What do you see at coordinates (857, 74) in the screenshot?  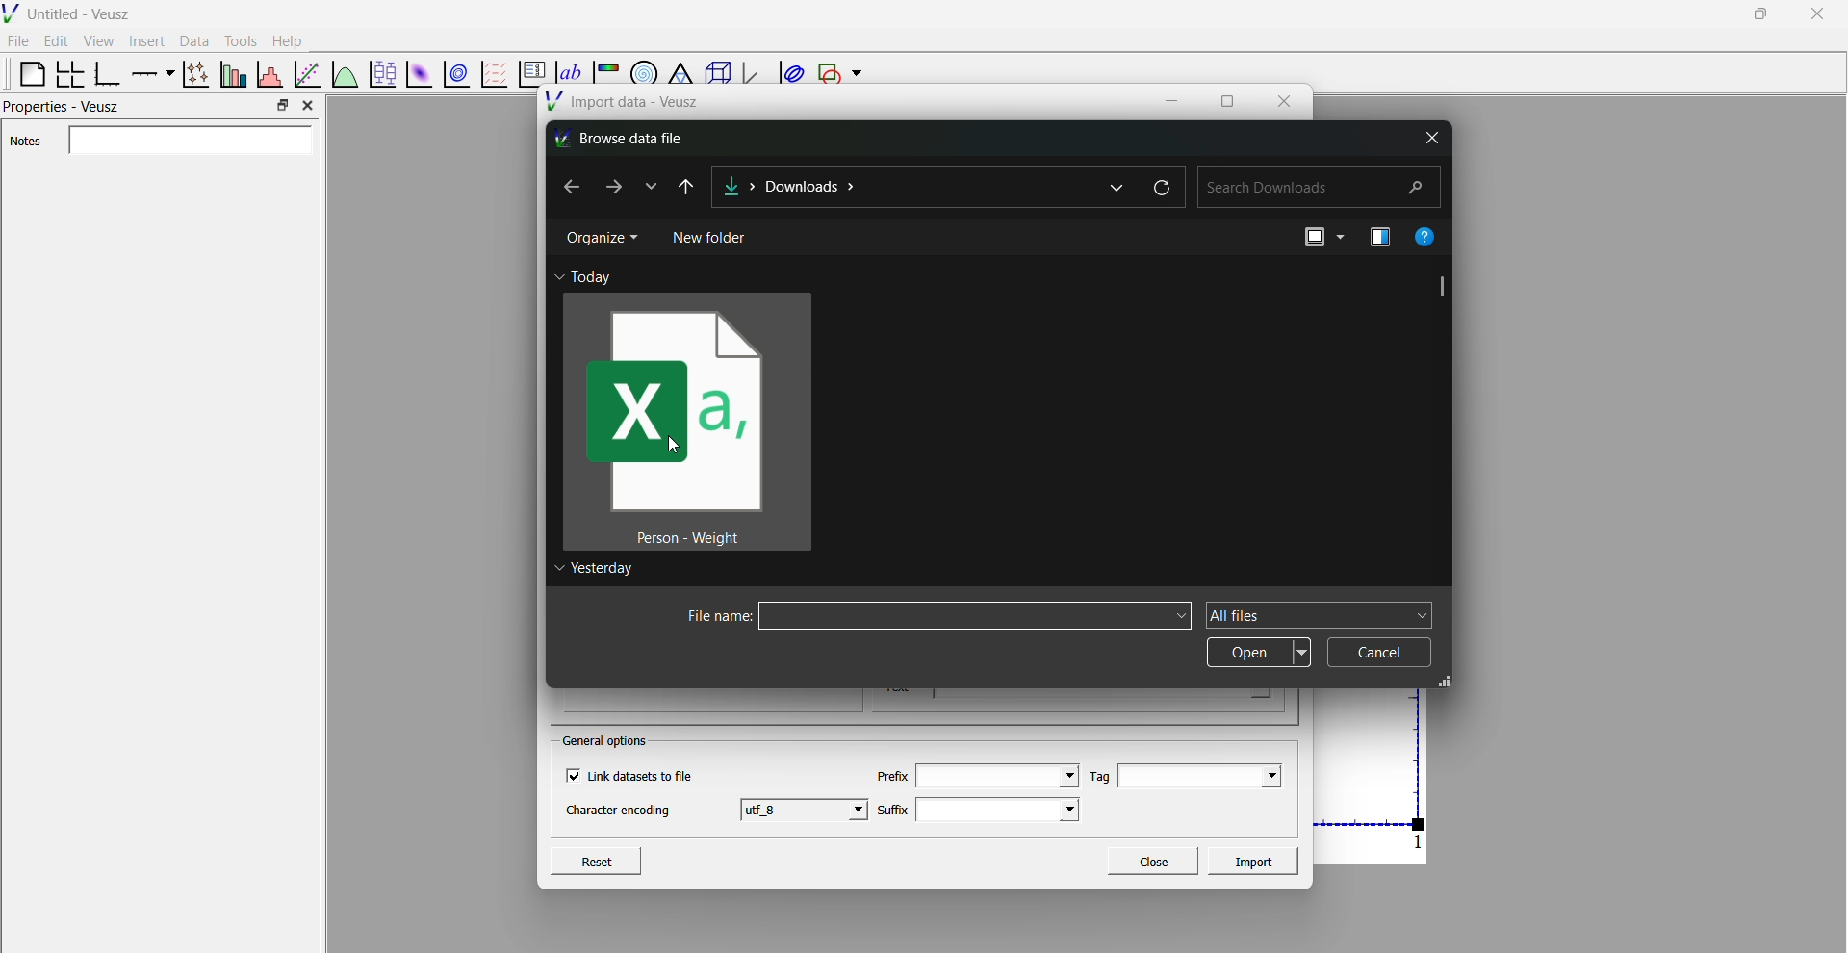 I see `dropdown` at bounding box center [857, 74].